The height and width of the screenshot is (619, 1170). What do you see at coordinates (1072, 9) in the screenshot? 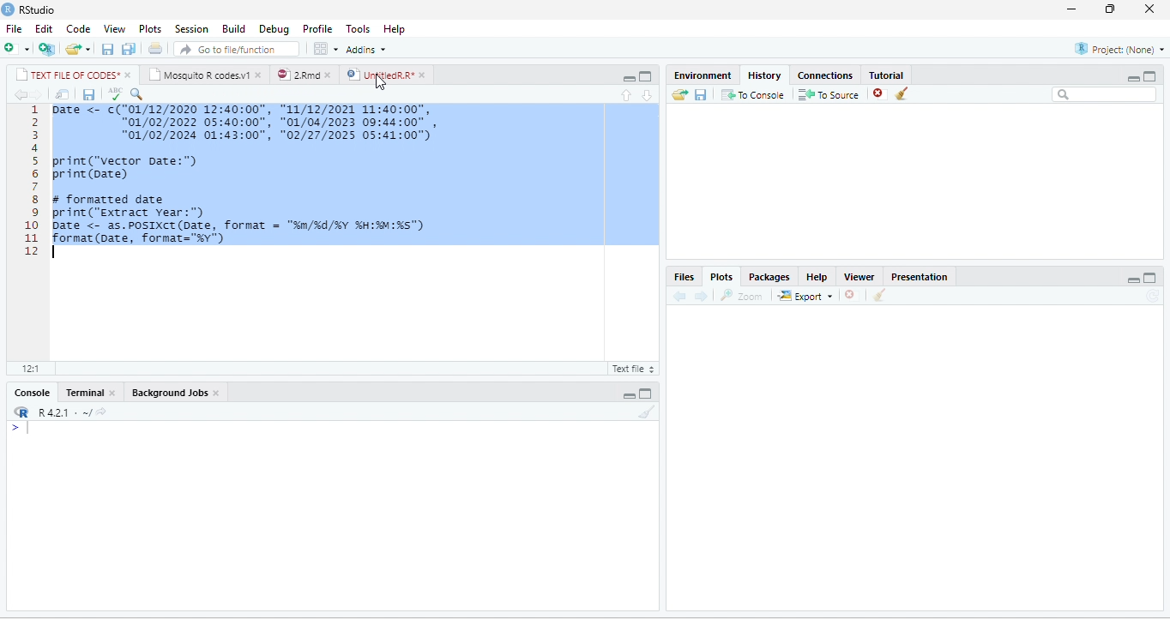
I see `minimize` at bounding box center [1072, 9].